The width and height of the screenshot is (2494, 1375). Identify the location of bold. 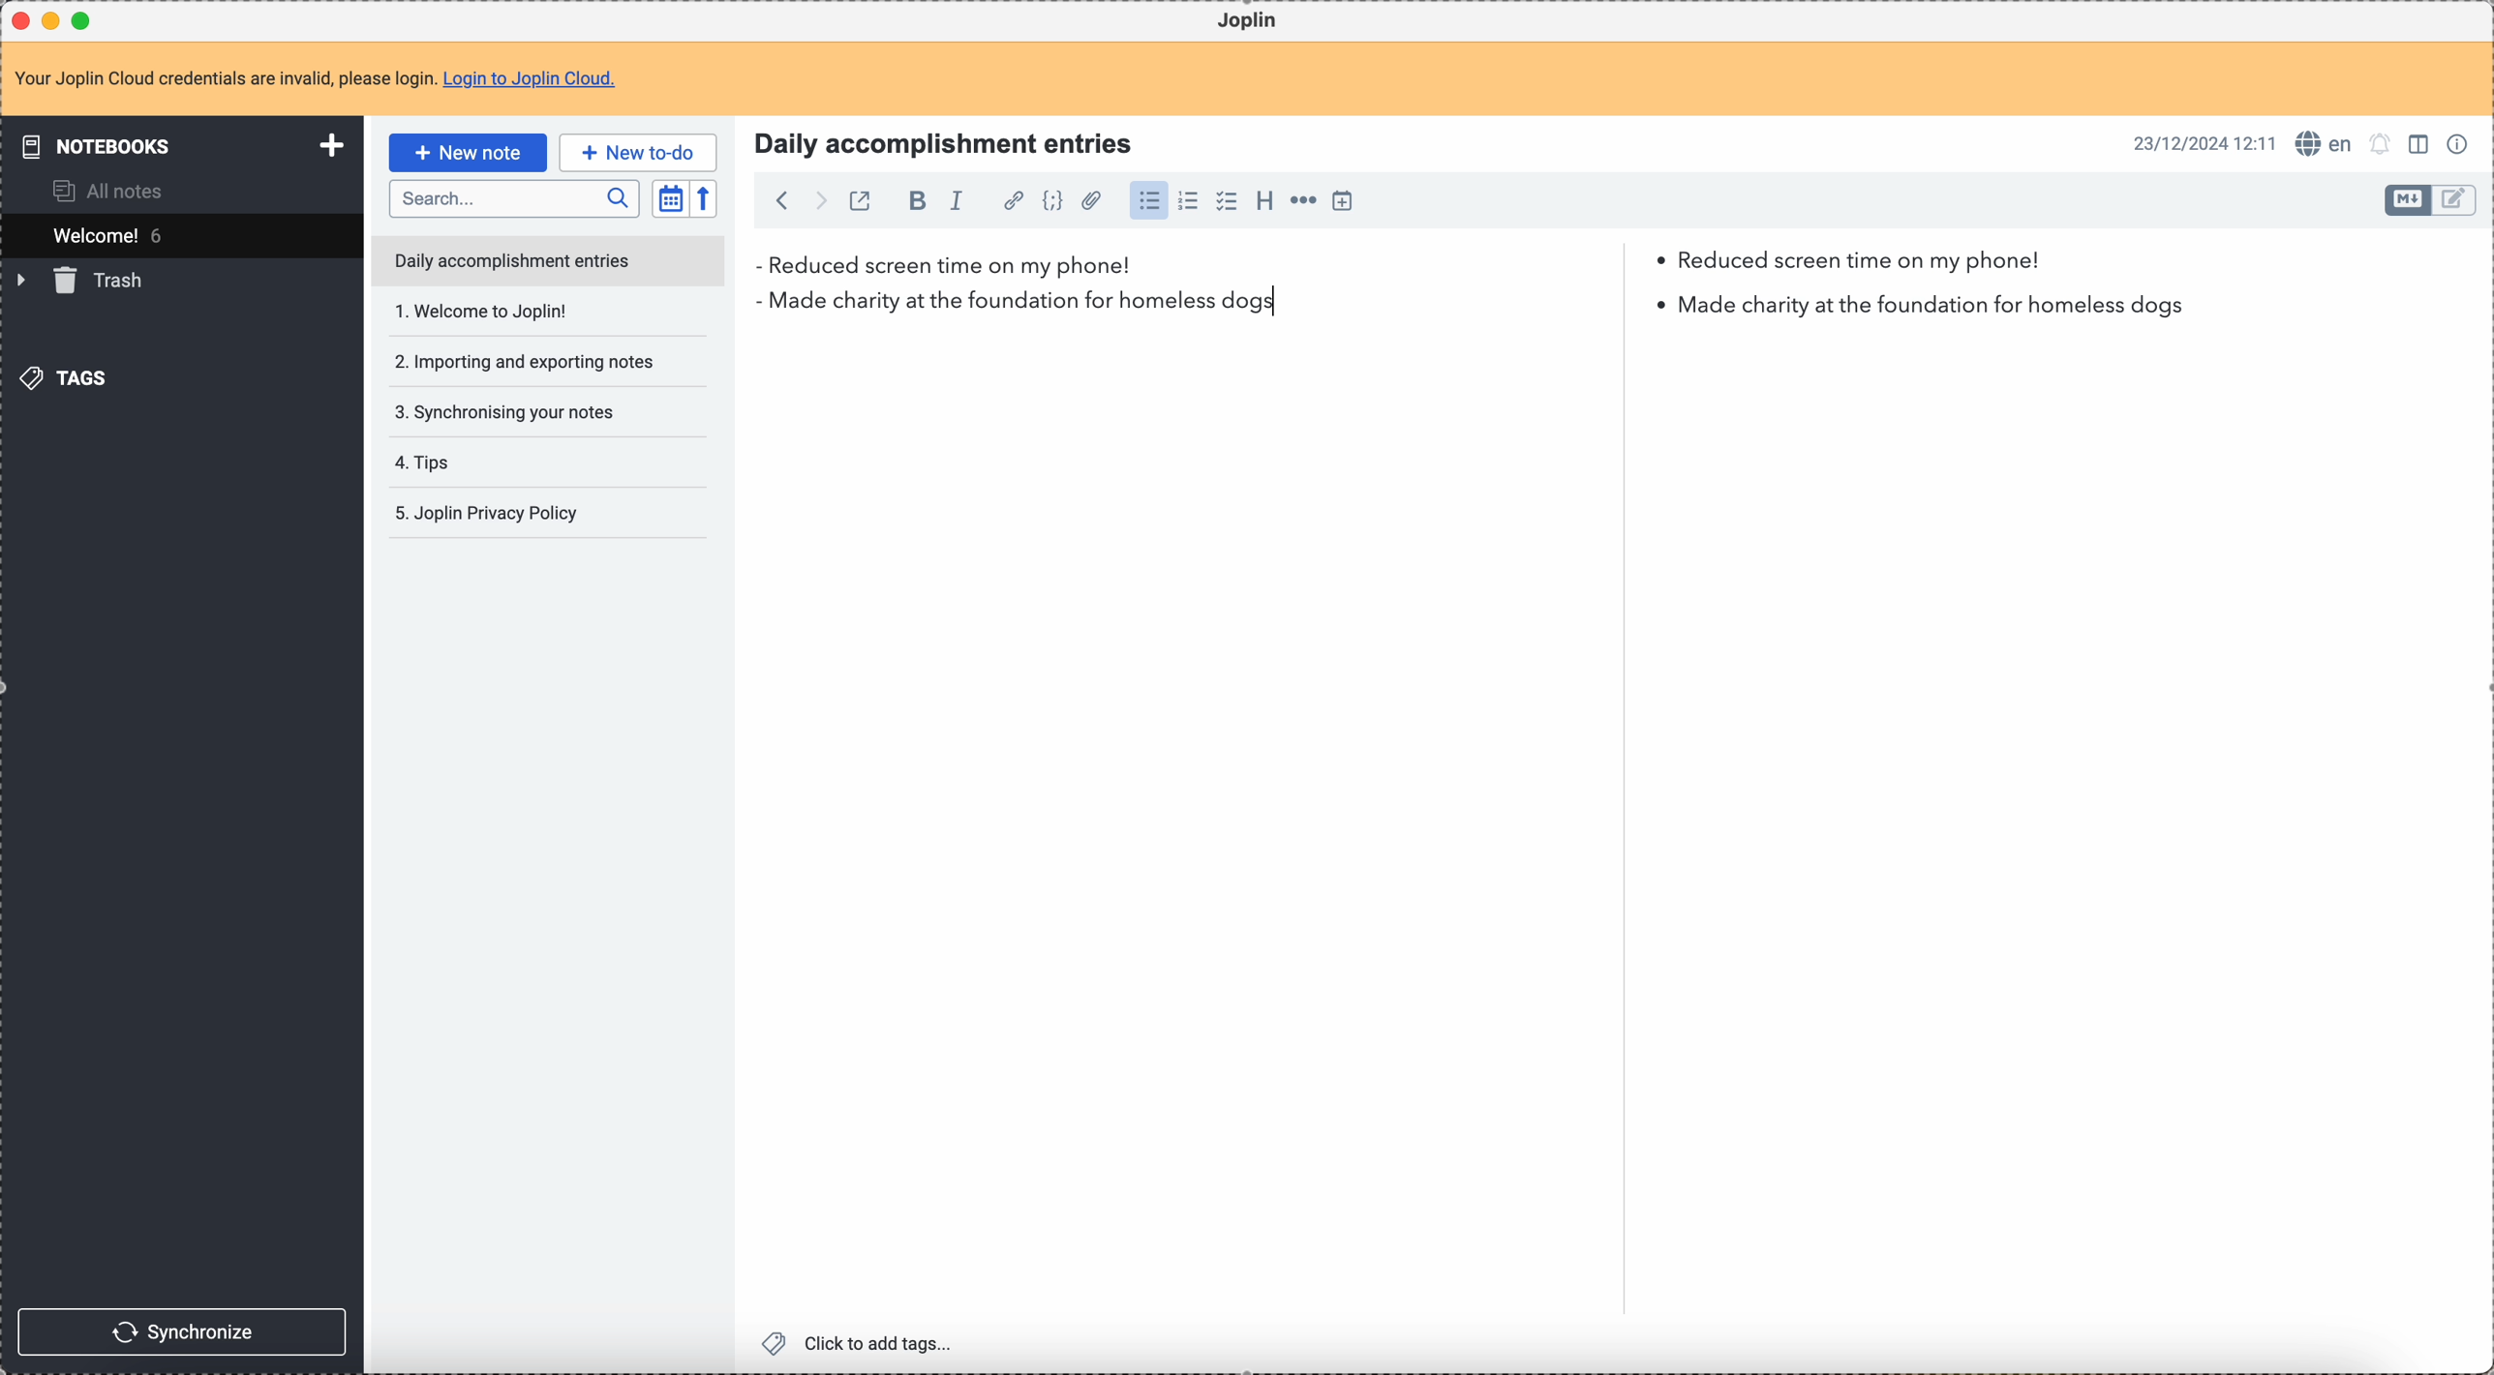
(912, 202).